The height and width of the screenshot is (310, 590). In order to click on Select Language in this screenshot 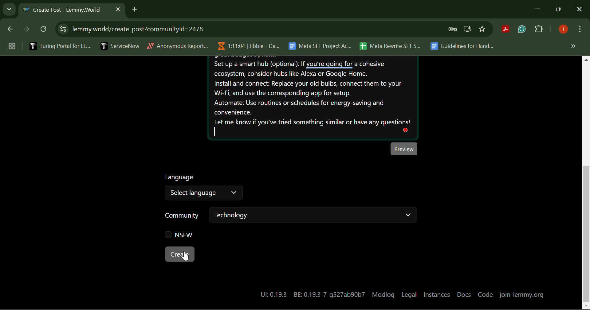, I will do `click(203, 187)`.